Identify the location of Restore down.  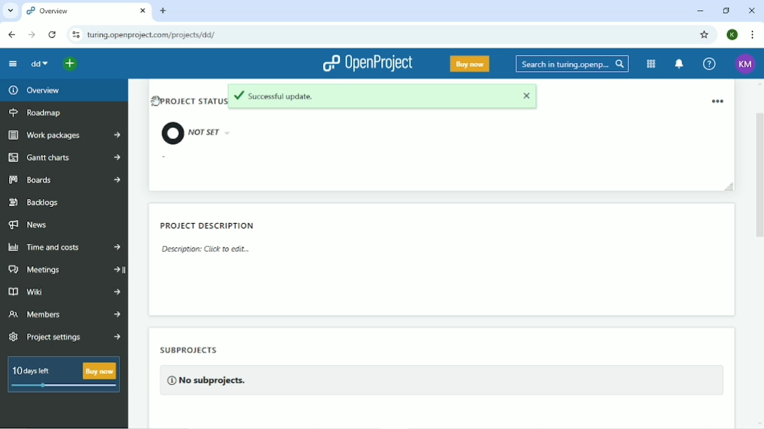
(726, 10).